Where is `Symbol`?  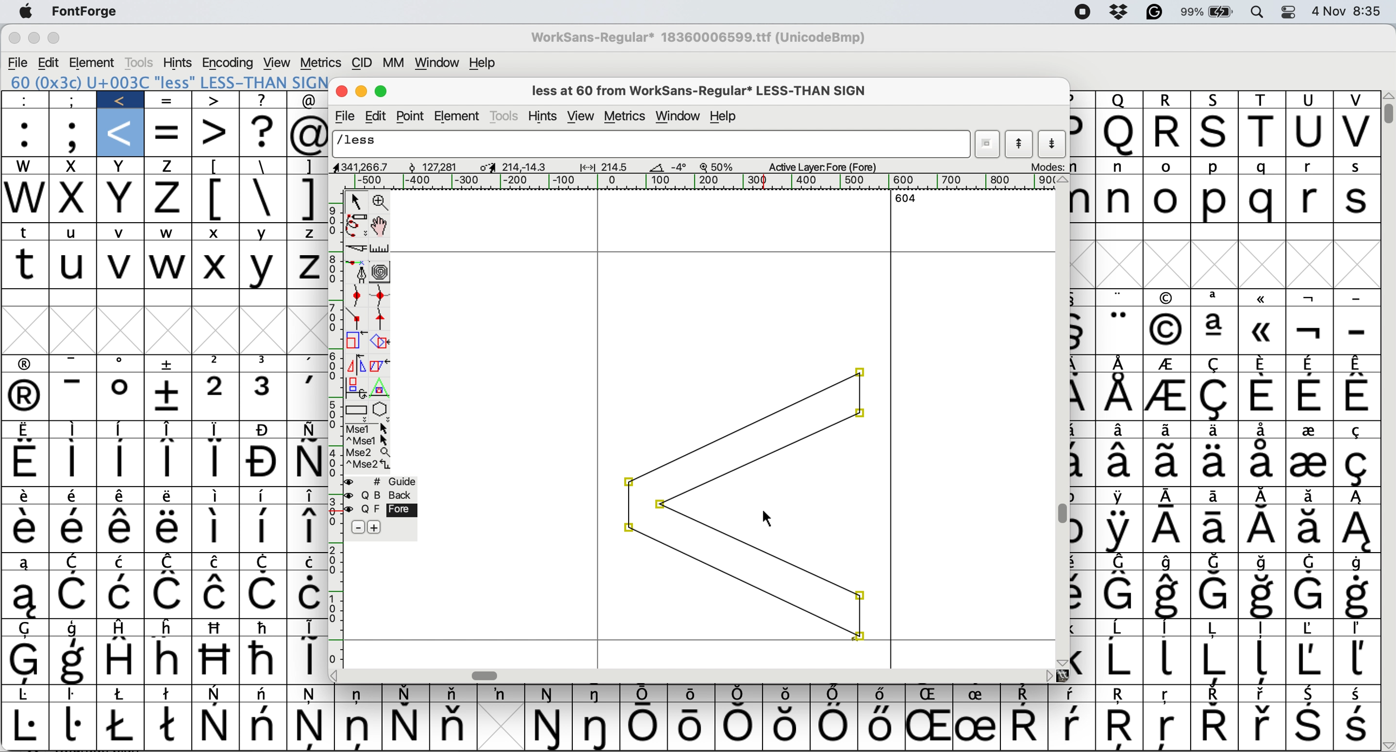 Symbol is located at coordinates (27, 628).